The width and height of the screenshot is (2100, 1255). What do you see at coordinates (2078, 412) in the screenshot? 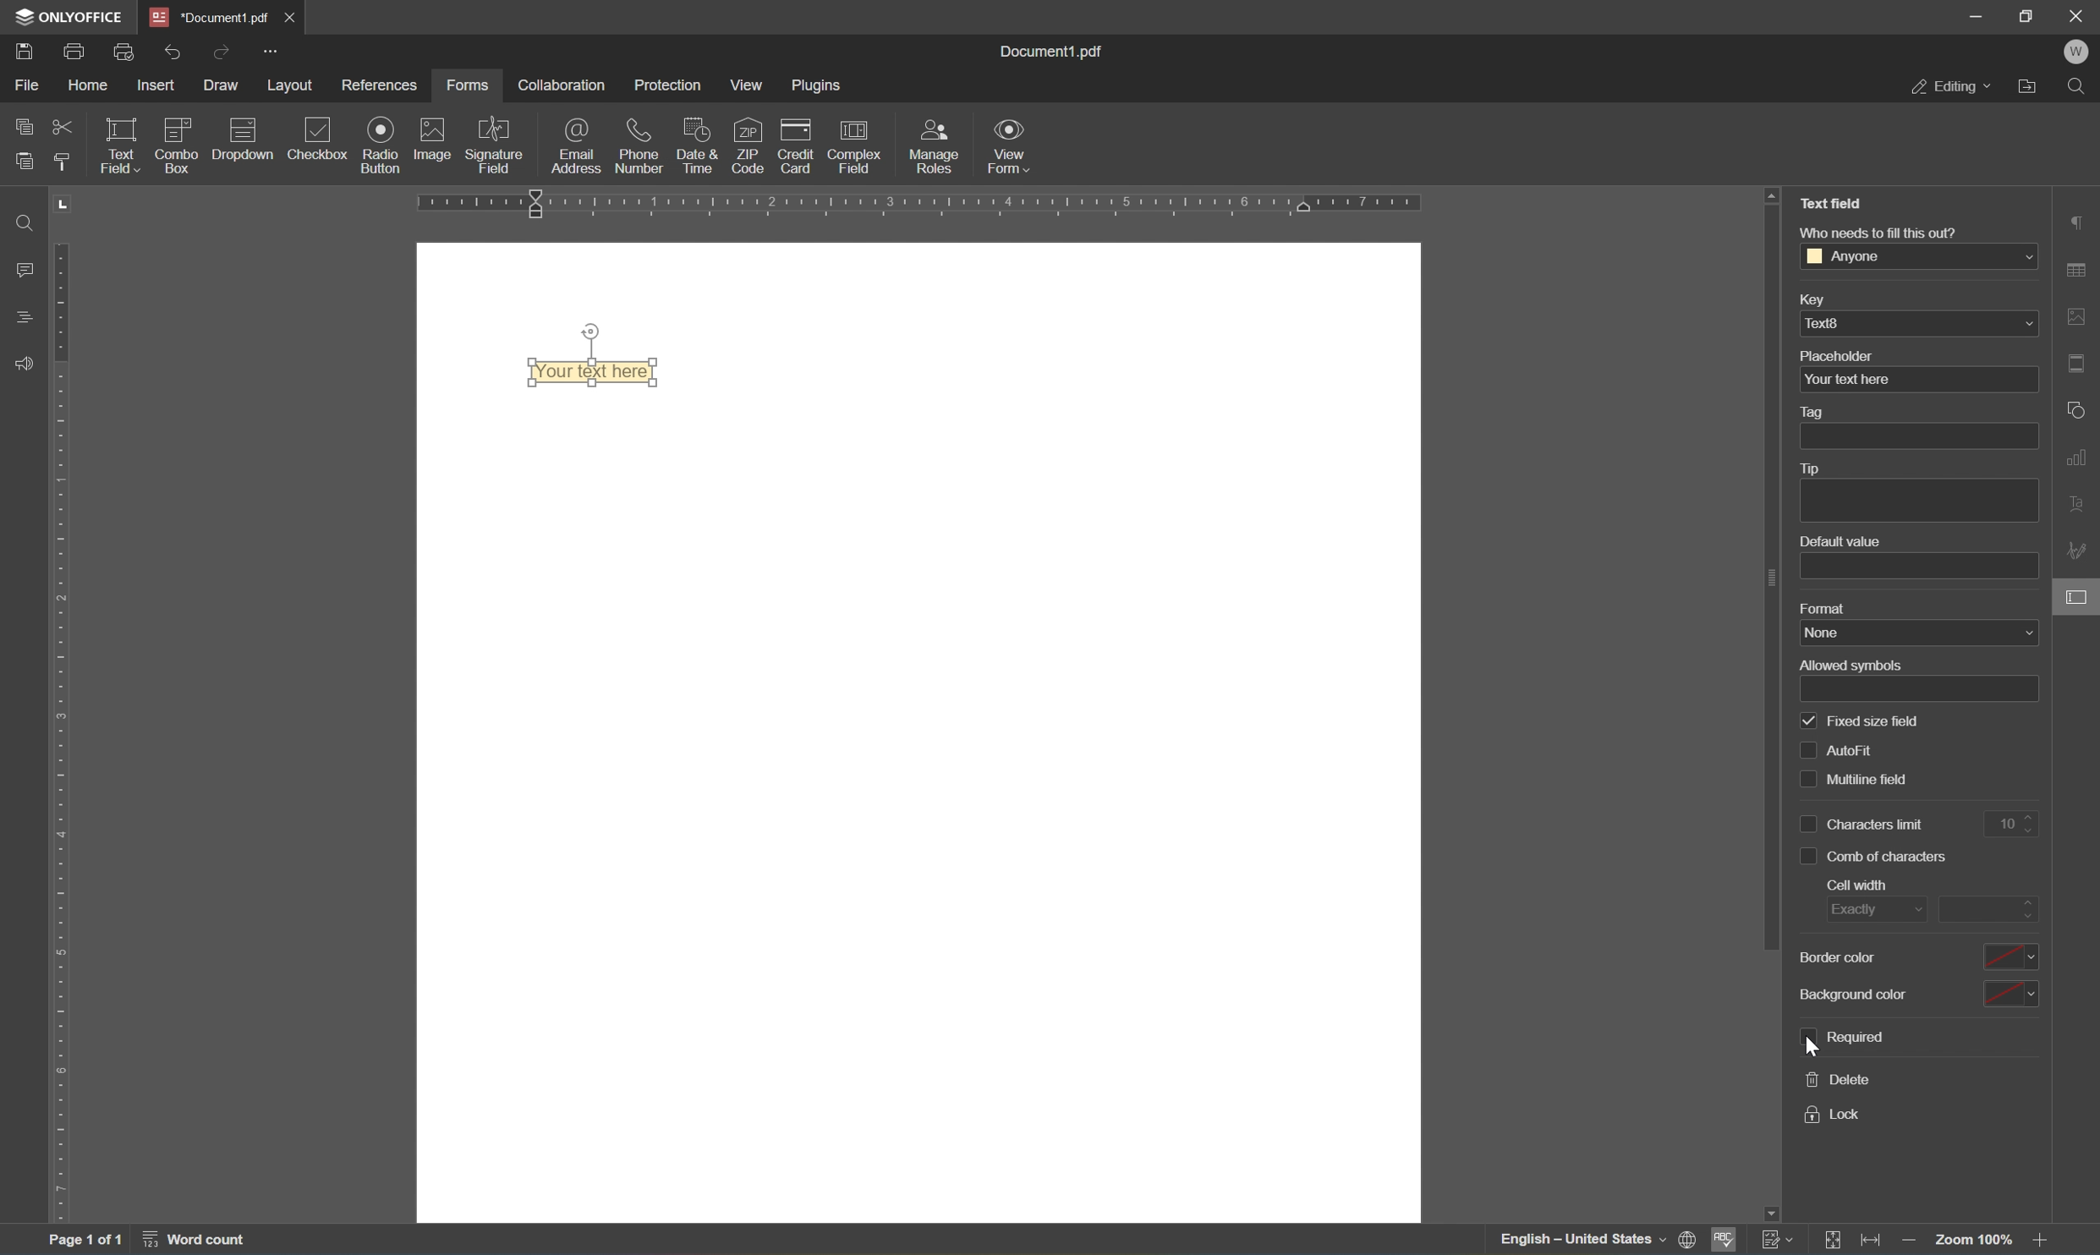
I see `shape settings` at bounding box center [2078, 412].